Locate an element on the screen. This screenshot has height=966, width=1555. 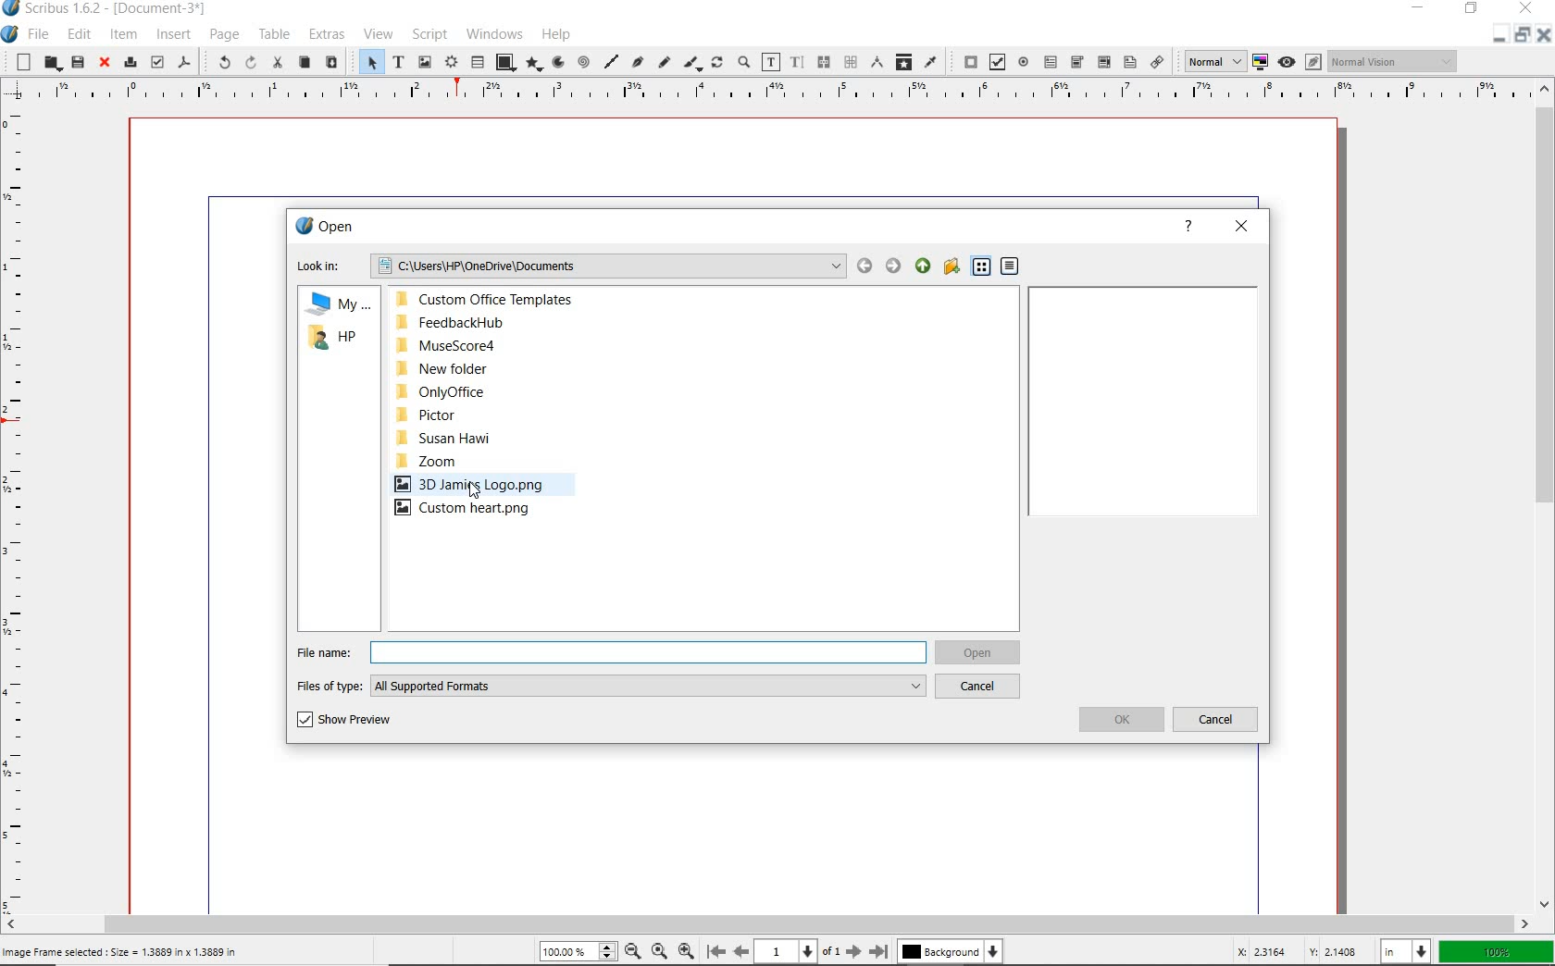
SCROLLBAR is located at coordinates (1546, 496).